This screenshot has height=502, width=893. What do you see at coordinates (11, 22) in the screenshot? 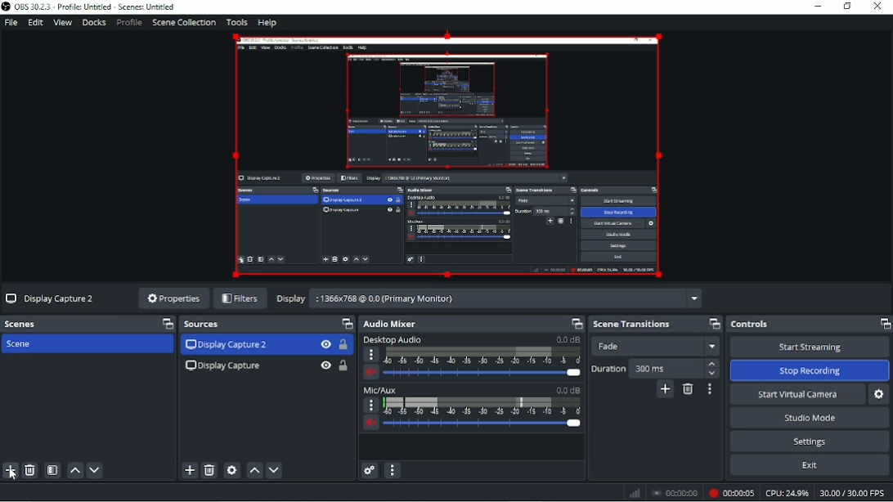
I see `File` at bounding box center [11, 22].